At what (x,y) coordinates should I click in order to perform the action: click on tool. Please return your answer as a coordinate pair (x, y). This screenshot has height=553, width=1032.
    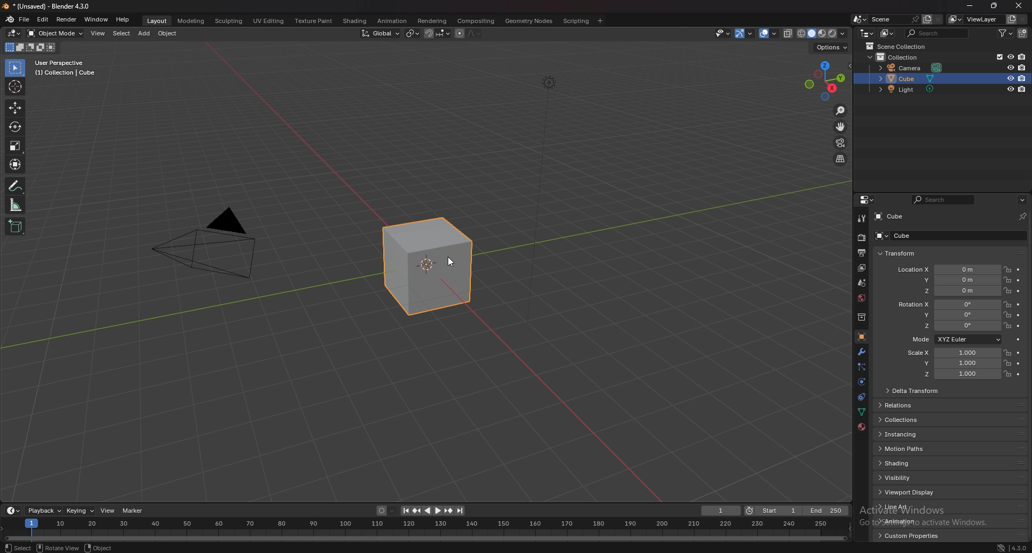
    Looking at the image, I should click on (862, 218).